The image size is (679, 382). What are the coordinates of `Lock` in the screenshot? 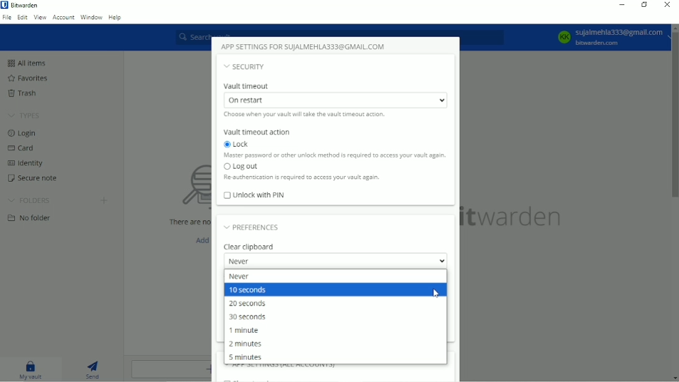 It's located at (239, 144).